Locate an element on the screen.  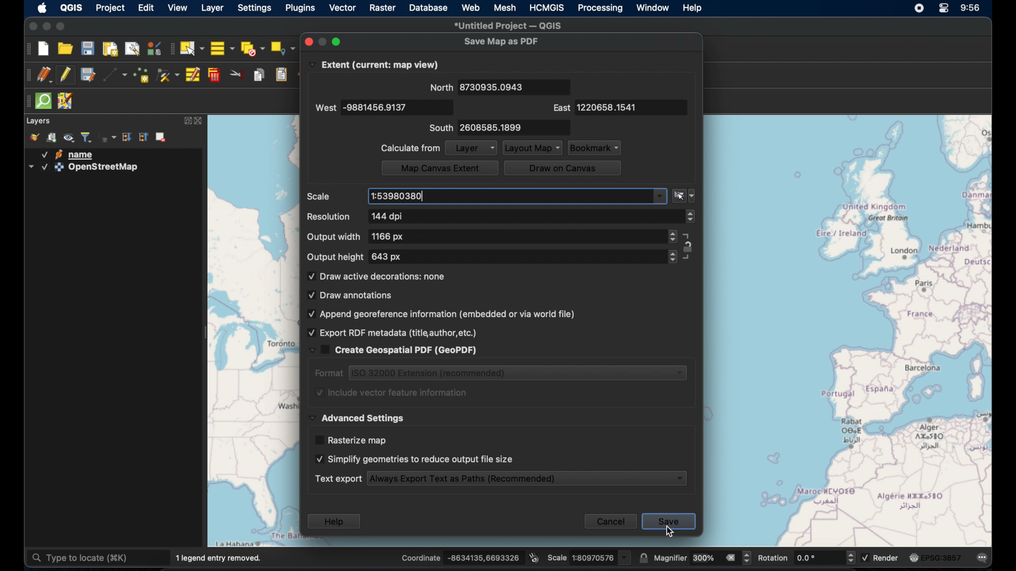
select all features is located at coordinates (222, 49).